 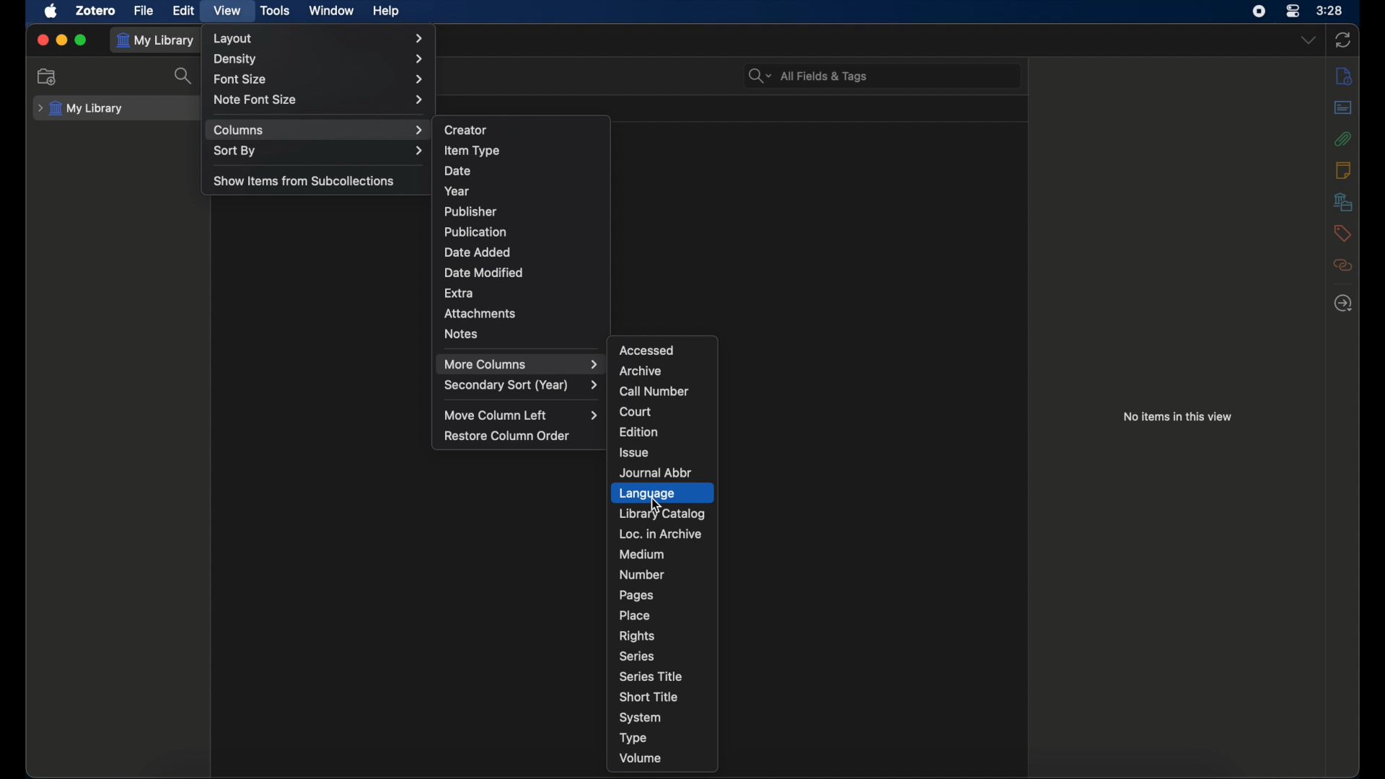 I want to click on sort by, so click(x=319, y=151).